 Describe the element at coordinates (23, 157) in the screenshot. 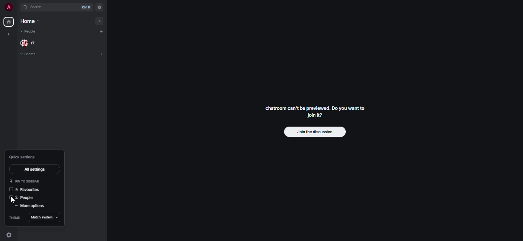

I see `quick settings` at that location.